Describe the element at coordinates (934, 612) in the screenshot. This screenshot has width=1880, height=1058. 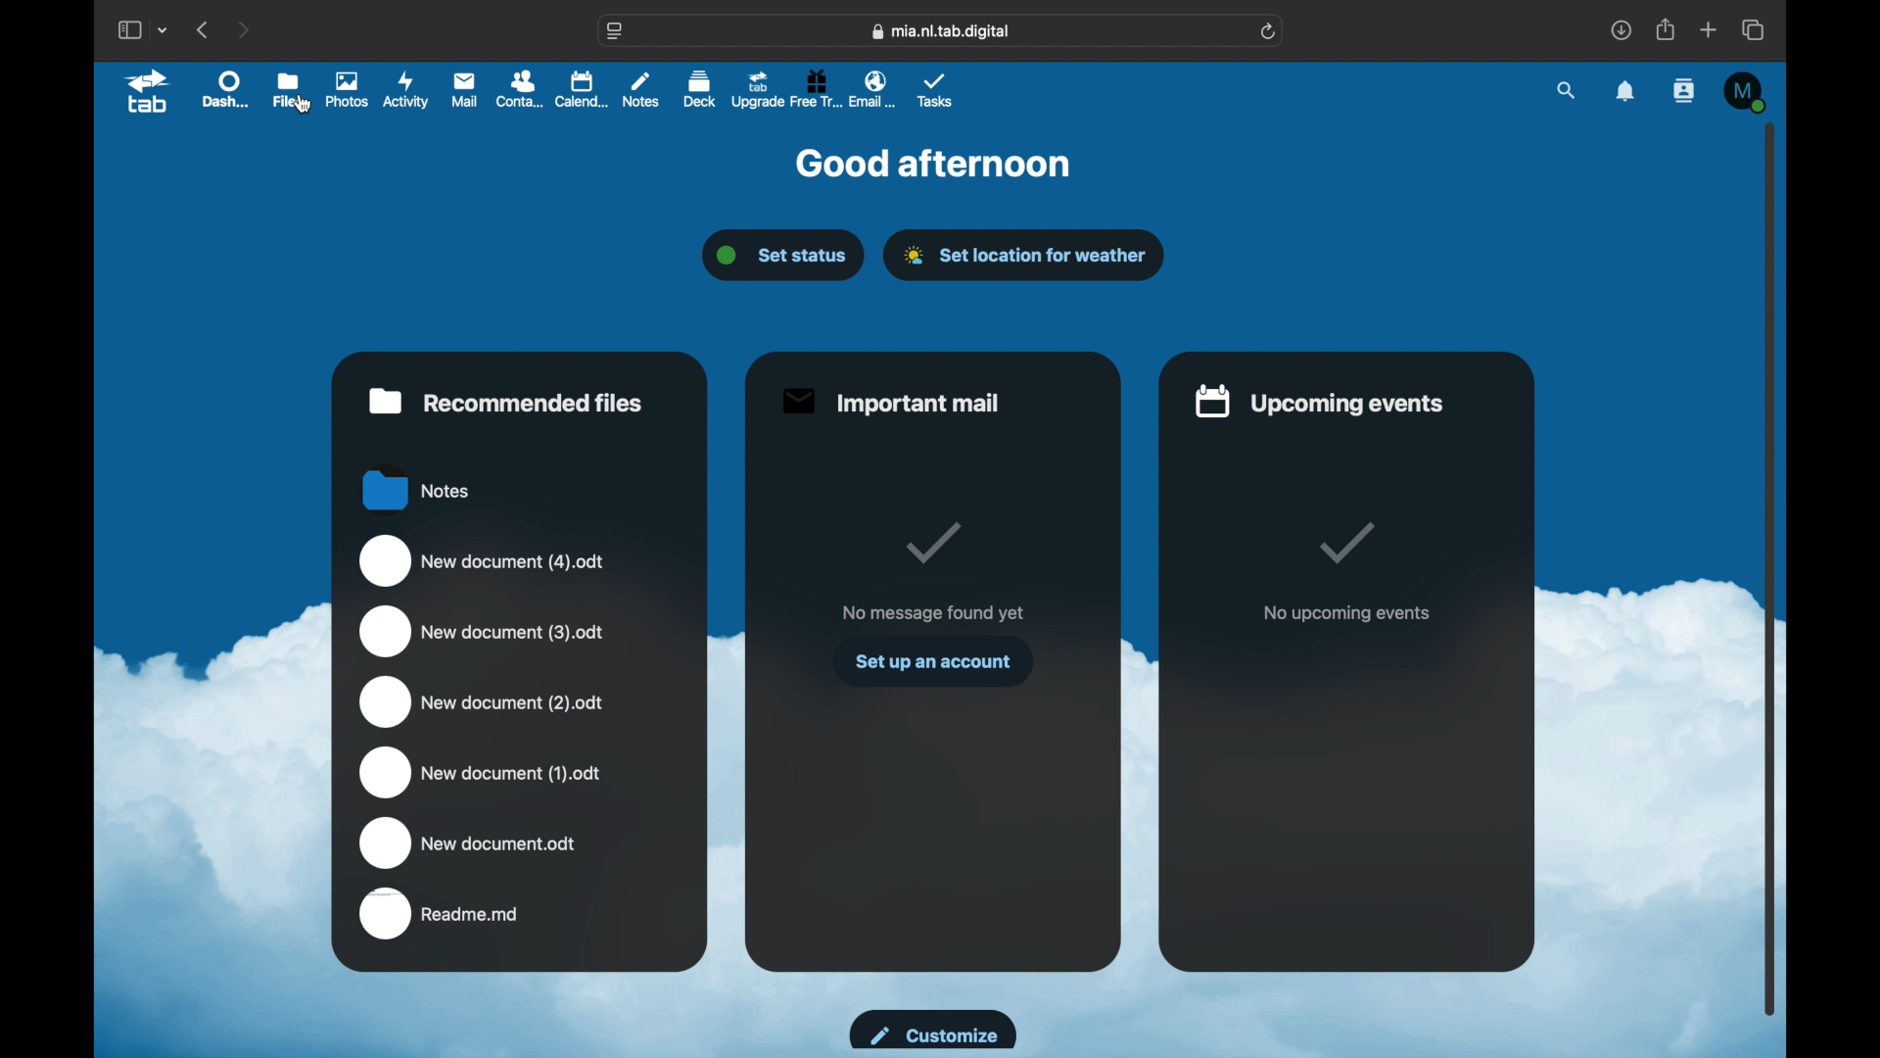
I see `no message found yet` at that location.